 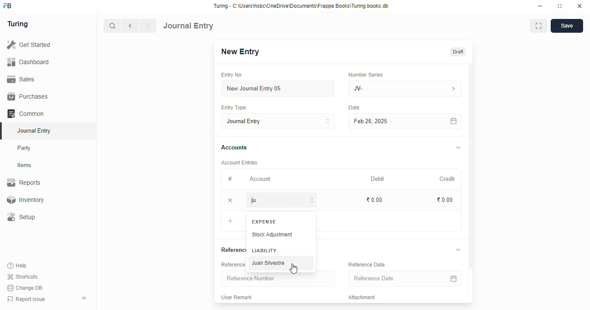 What do you see at coordinates (26, 299) in the screenshot?
I see `report issue` at bounding box center [26, 299].